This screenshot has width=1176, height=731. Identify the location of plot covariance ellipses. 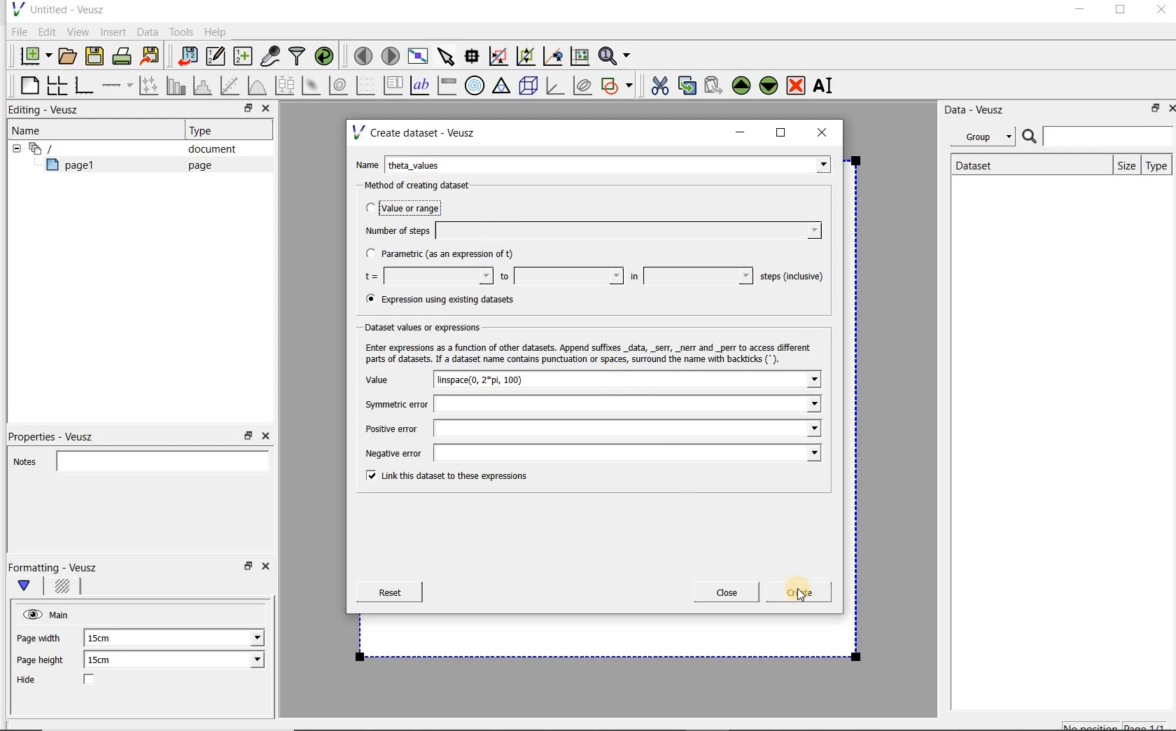
(583, 85).